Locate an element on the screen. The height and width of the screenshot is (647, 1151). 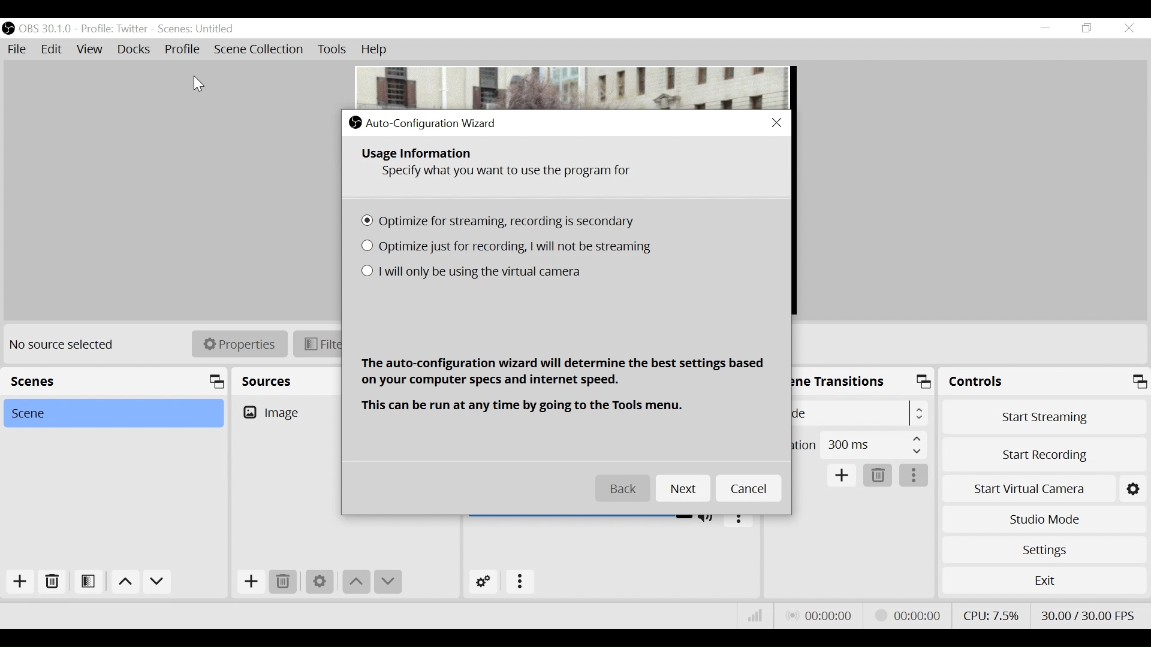
Maximize is located at coordinates (926, 384).